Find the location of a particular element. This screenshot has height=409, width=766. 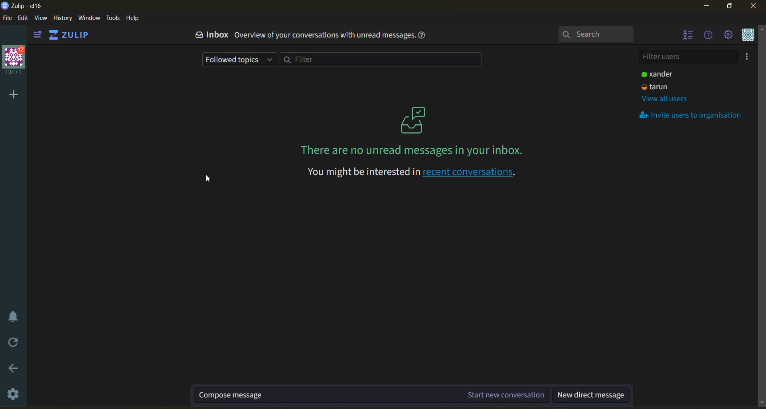

view all users is located at coordinates (666, 99).